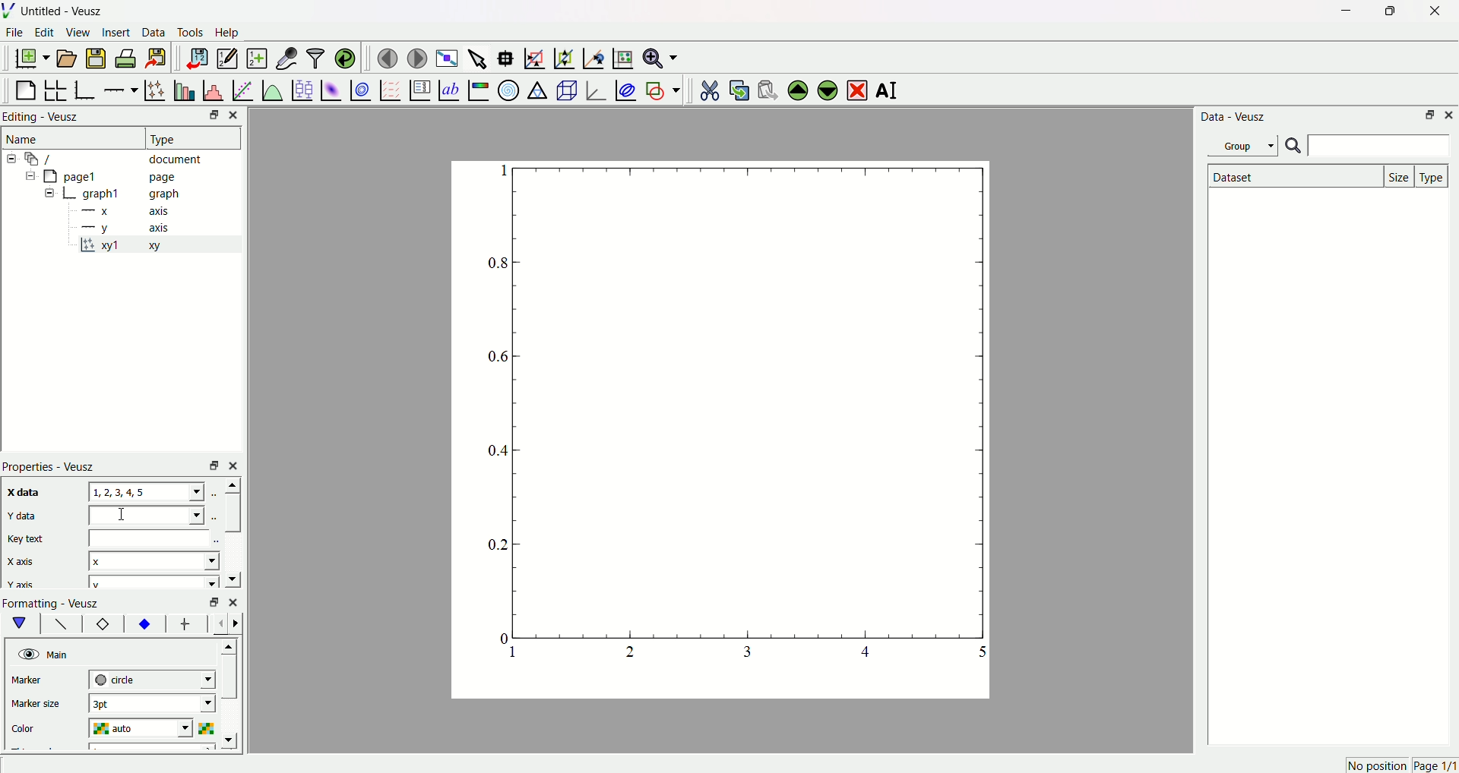 This screenshot has width=1459, height=773. I want to click on import datasets, so click(197, 58).